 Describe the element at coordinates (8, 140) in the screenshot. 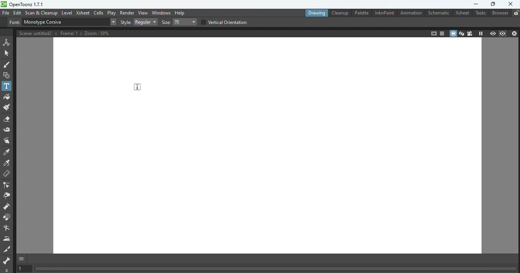

I see `Finger tool` at that location.